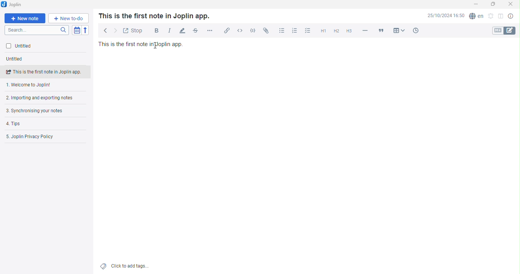  What do you see at coordinates (281, 30) in the screenshot?
I see `Bullet list` at bounding box center [281, 30].